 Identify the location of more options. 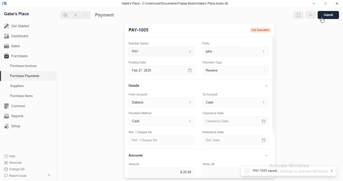
(311, 15).